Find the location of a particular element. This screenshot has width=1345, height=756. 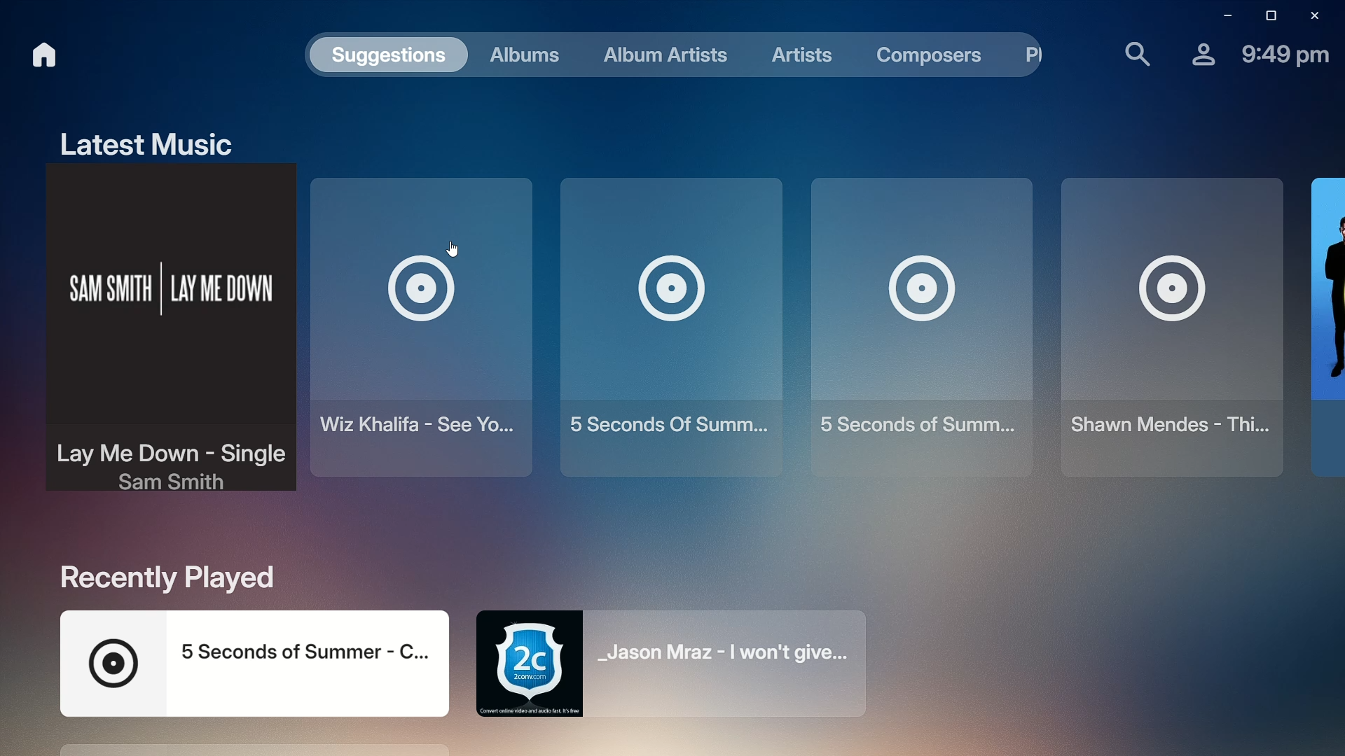

Artists is located at coordinates (792, 52).